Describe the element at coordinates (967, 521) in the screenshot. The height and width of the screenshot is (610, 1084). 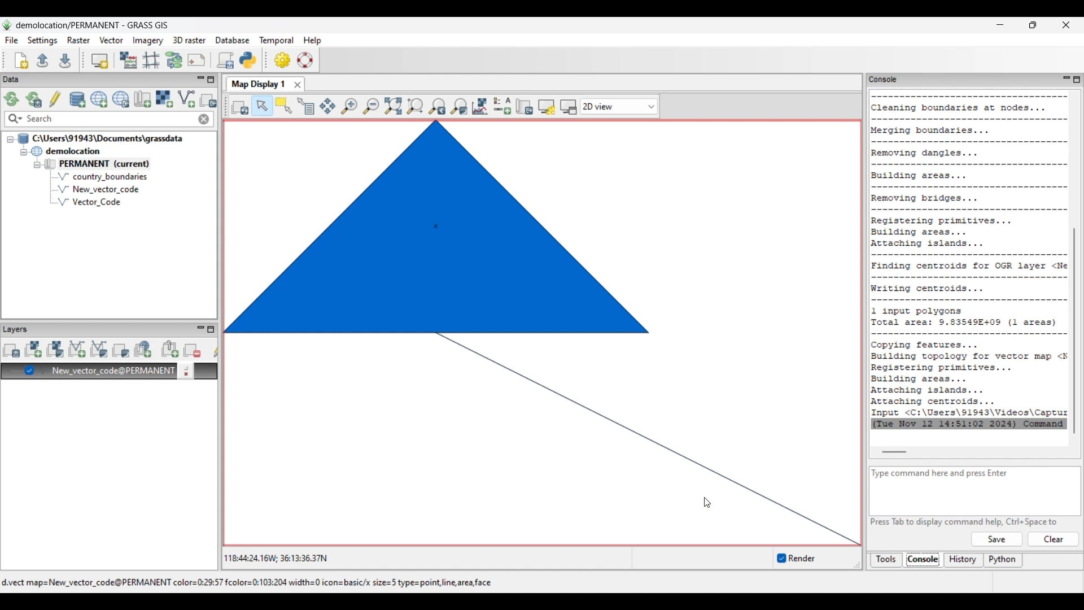
I see `|| Press Tab to display command help, Ctri+Space to` at that location.